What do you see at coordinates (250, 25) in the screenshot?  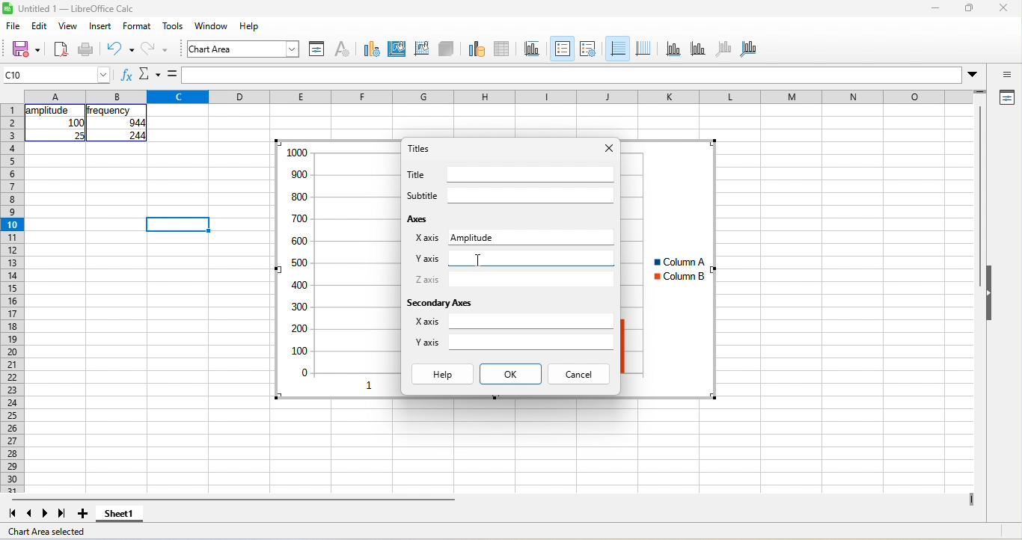 I see `help` at bounding box center [250, 25].